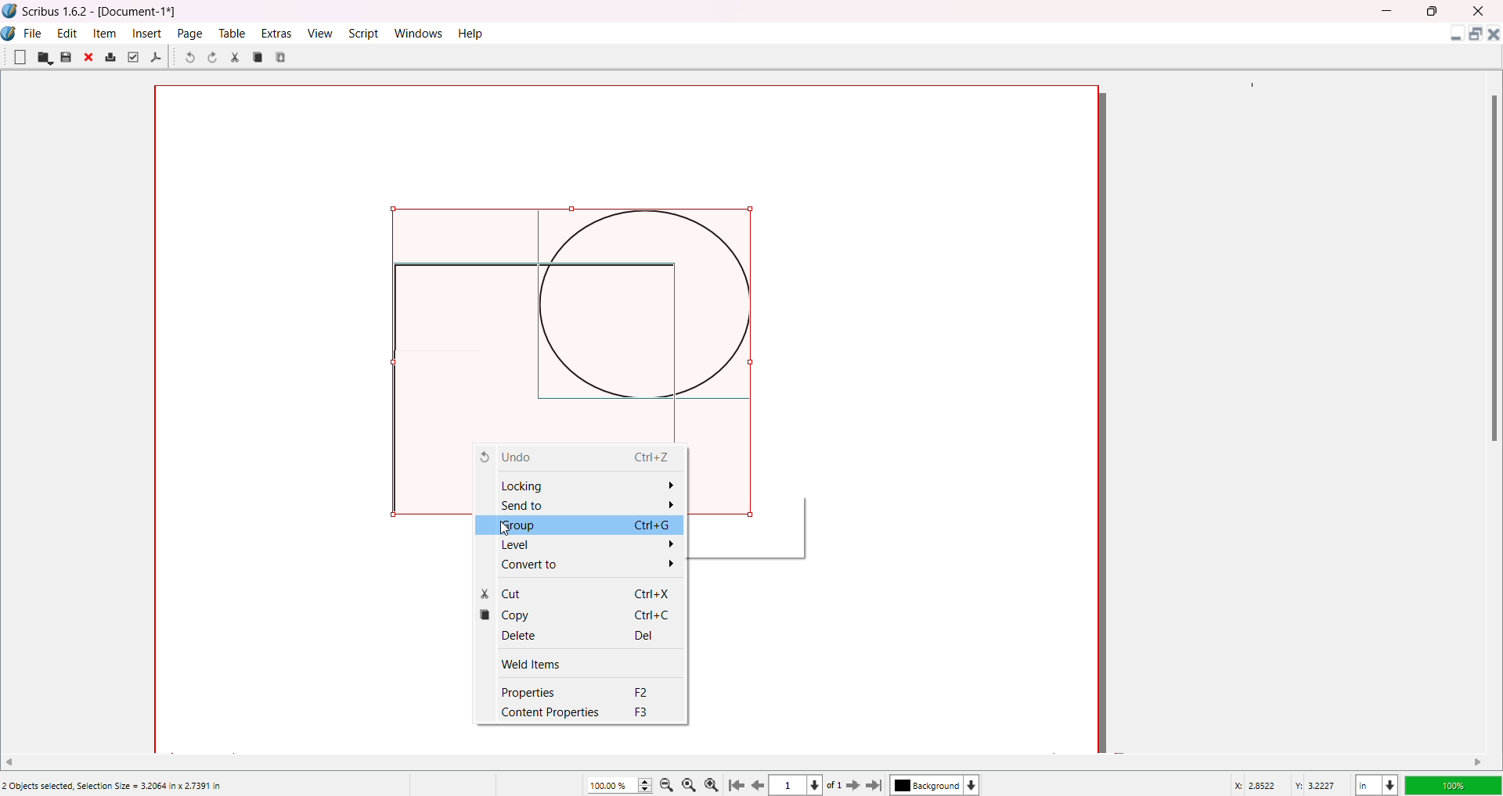  I want to click on Delete, so click(573, 636).